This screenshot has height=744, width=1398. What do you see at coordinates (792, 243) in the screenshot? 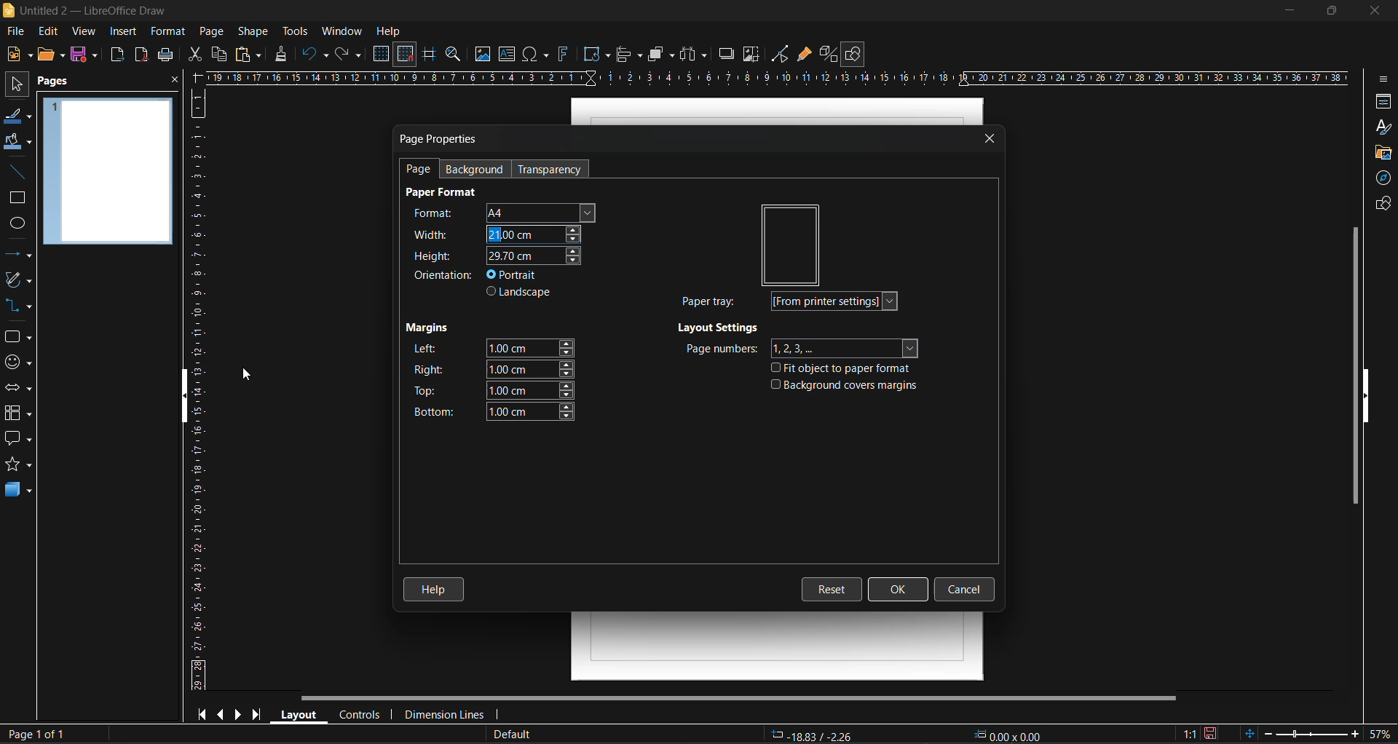
I see `preview` at bounding box center [792, 243].